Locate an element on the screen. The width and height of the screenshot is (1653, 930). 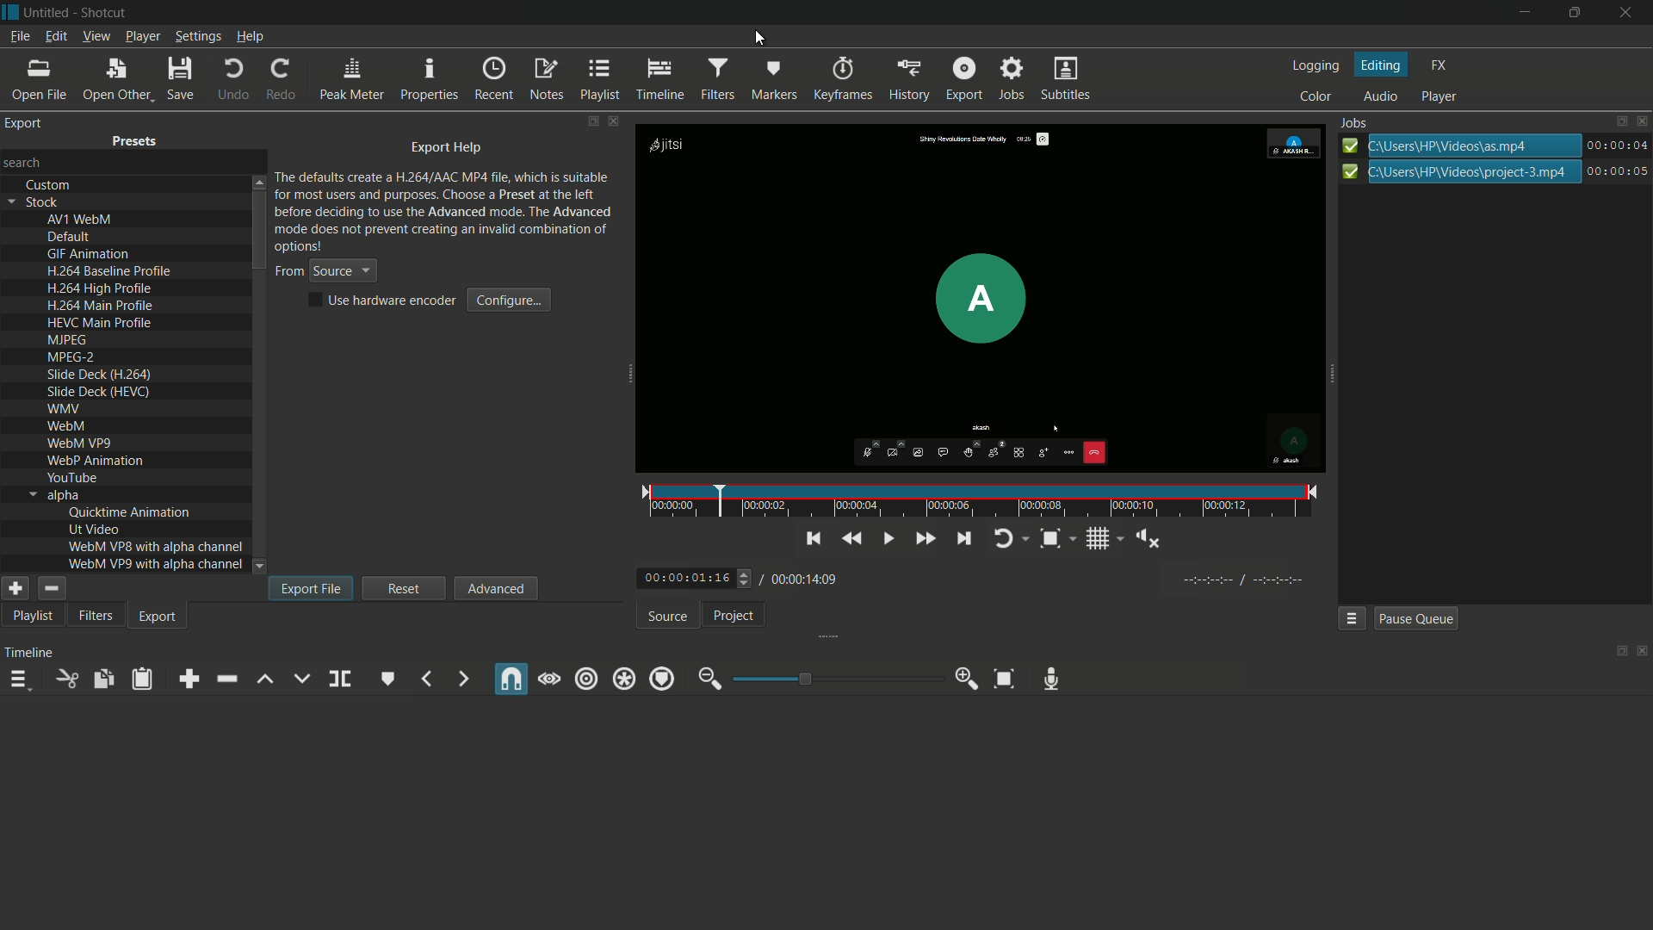
redo is located at coordinates (282, 79).